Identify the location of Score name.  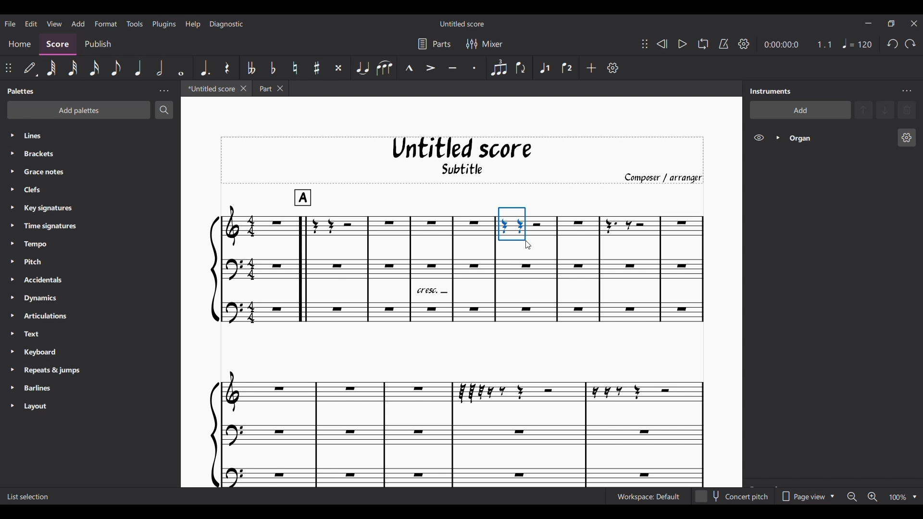
(463, 23).